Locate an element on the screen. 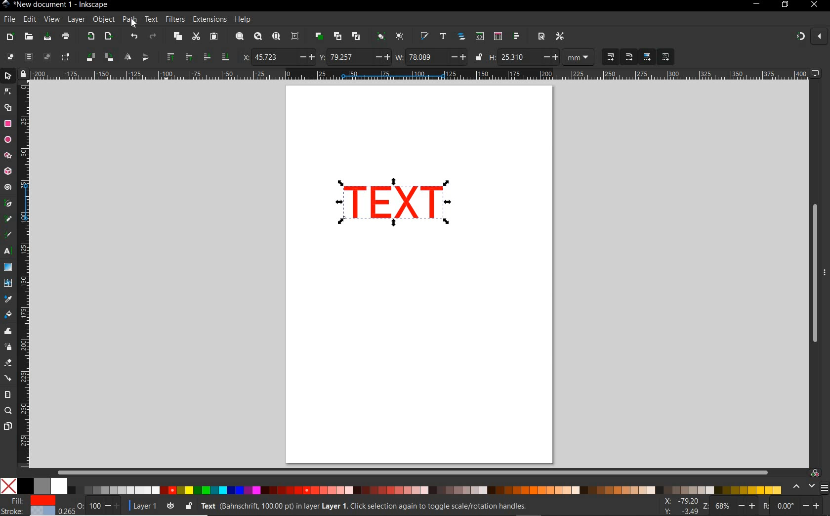 Image resolution: width=830 pixels, height=516 pixels. EXTENSIONS is located at coordinates (208, 19).